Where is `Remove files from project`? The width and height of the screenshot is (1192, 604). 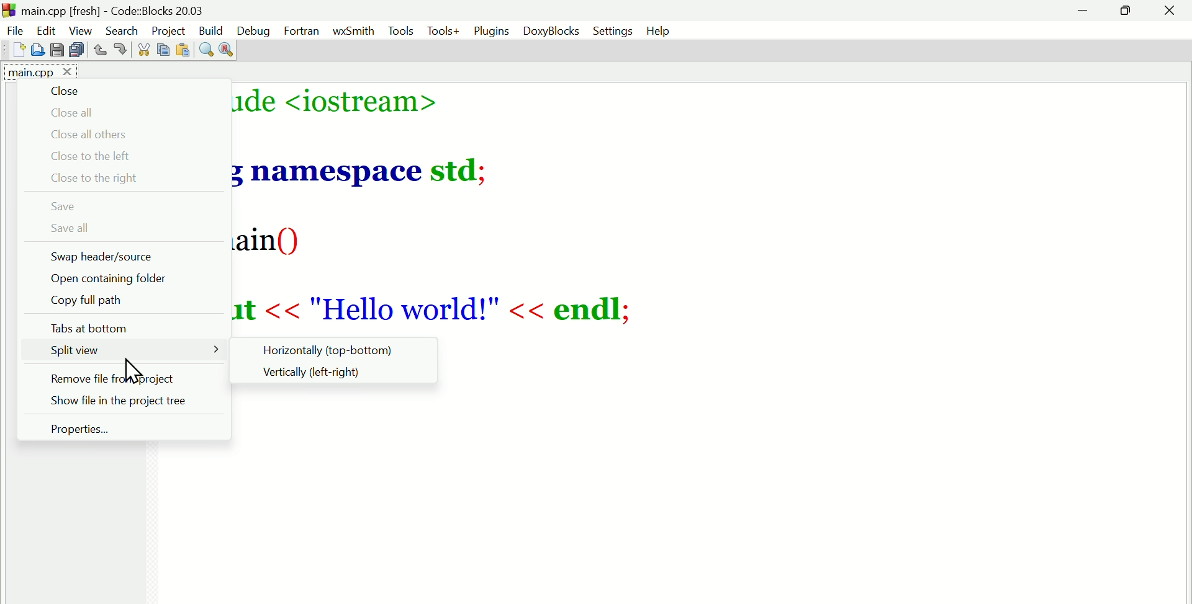 Remove files from project is located at coordinates (126, 378).